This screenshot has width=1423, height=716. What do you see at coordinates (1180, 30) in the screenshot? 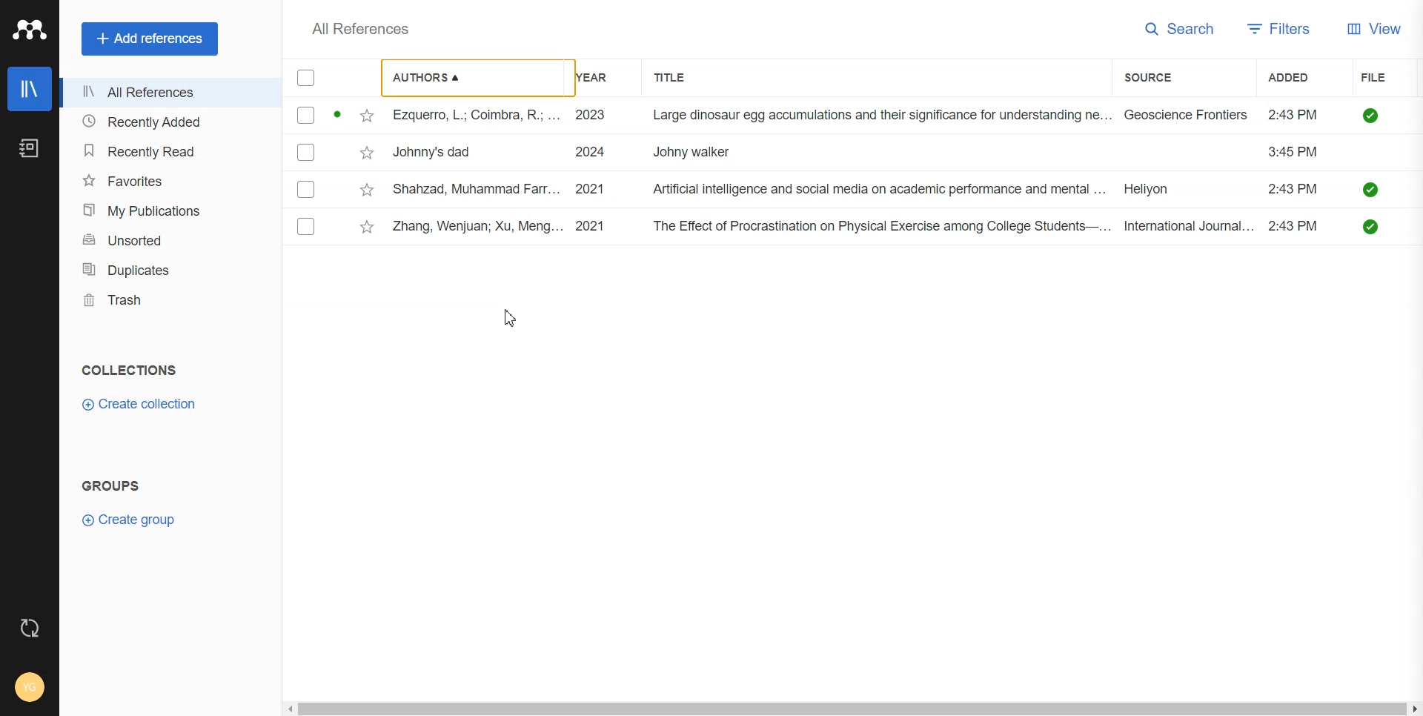
I see `Search` at bounding box center [1180, 30].